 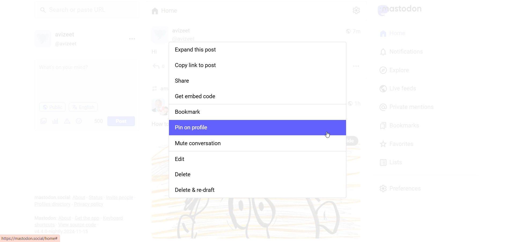 I want to click on Mute Conversation, so click(x=258, y=144).